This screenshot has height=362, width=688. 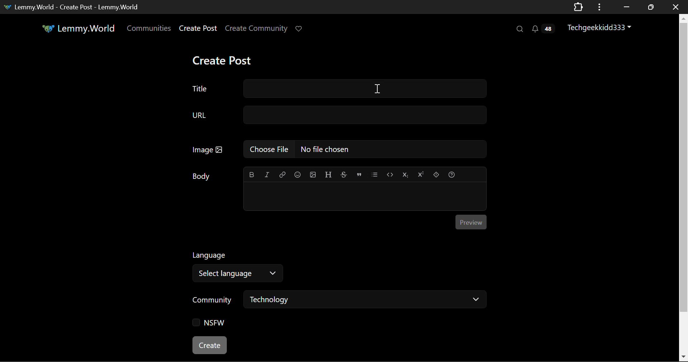 What do you see at coordinates (210, 345) in the screenshot?
I see `Create Post Button` at bounding box center [210, 345].